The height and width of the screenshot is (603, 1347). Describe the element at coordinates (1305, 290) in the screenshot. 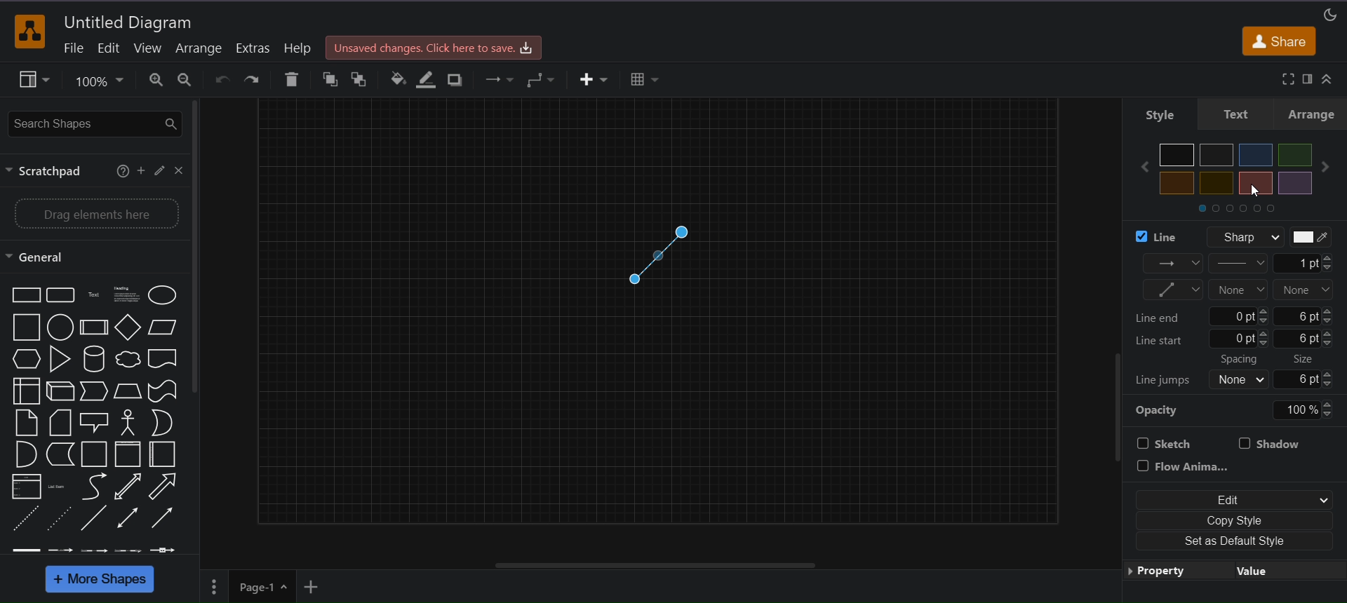

I see `line end` at that location.